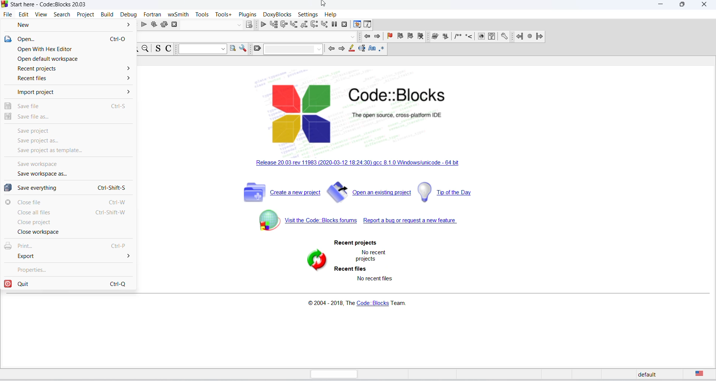 The height and width of the screenshot is (381, 716). Describe the element at coordinates (47, 5) in the screenshot. I see `start here window` at that location.